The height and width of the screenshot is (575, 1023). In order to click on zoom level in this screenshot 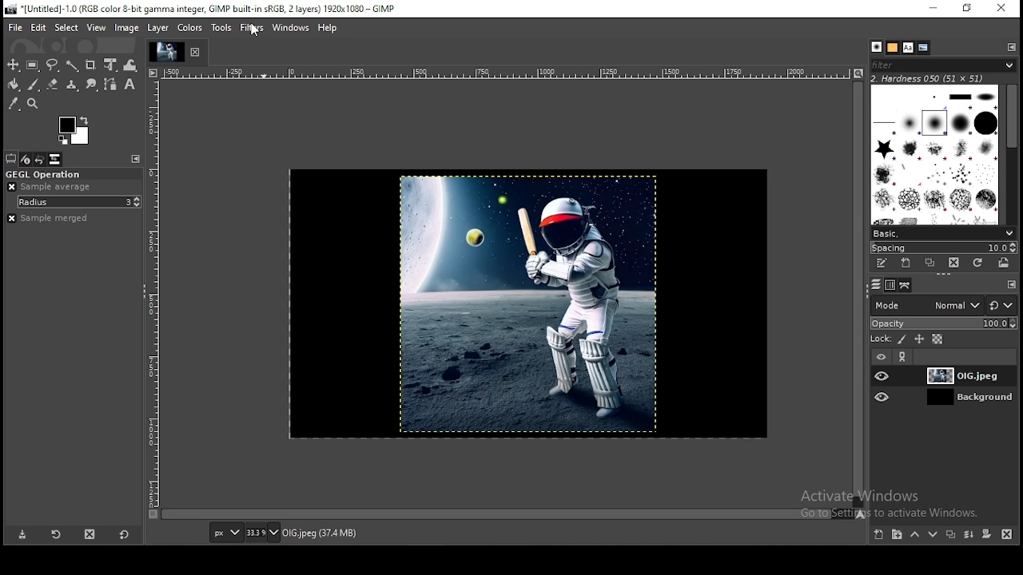, I will do `click(262, 533)`.